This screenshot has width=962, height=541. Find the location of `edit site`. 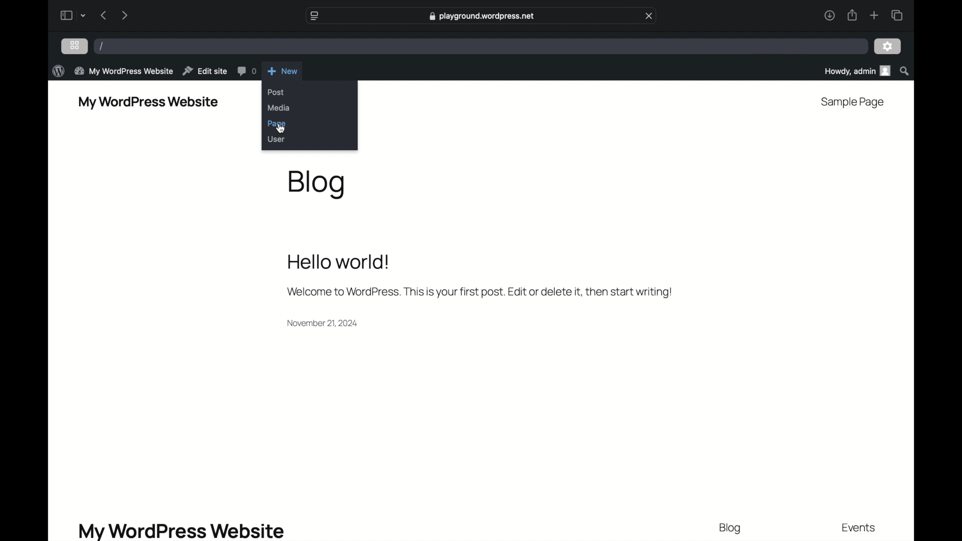

edit site is located at coordinates (205, 71).